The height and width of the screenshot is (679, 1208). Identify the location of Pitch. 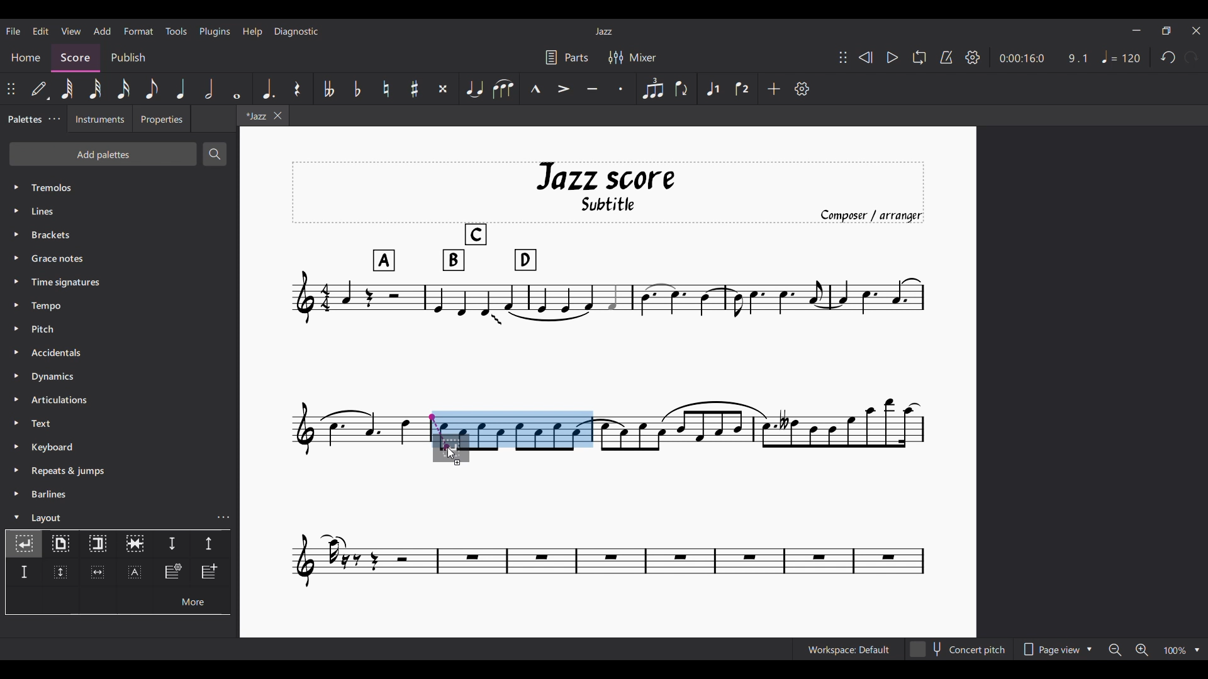
(119, 329).